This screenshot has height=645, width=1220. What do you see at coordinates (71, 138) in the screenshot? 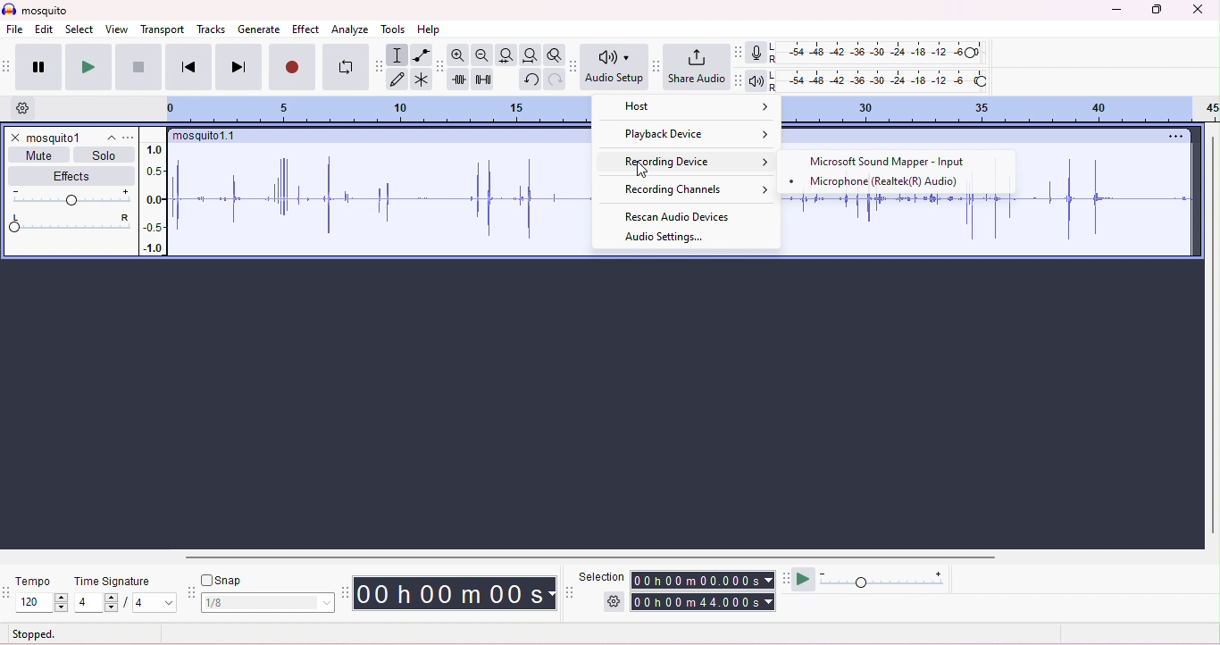
I see `track title` at bounding box center [71, 138].